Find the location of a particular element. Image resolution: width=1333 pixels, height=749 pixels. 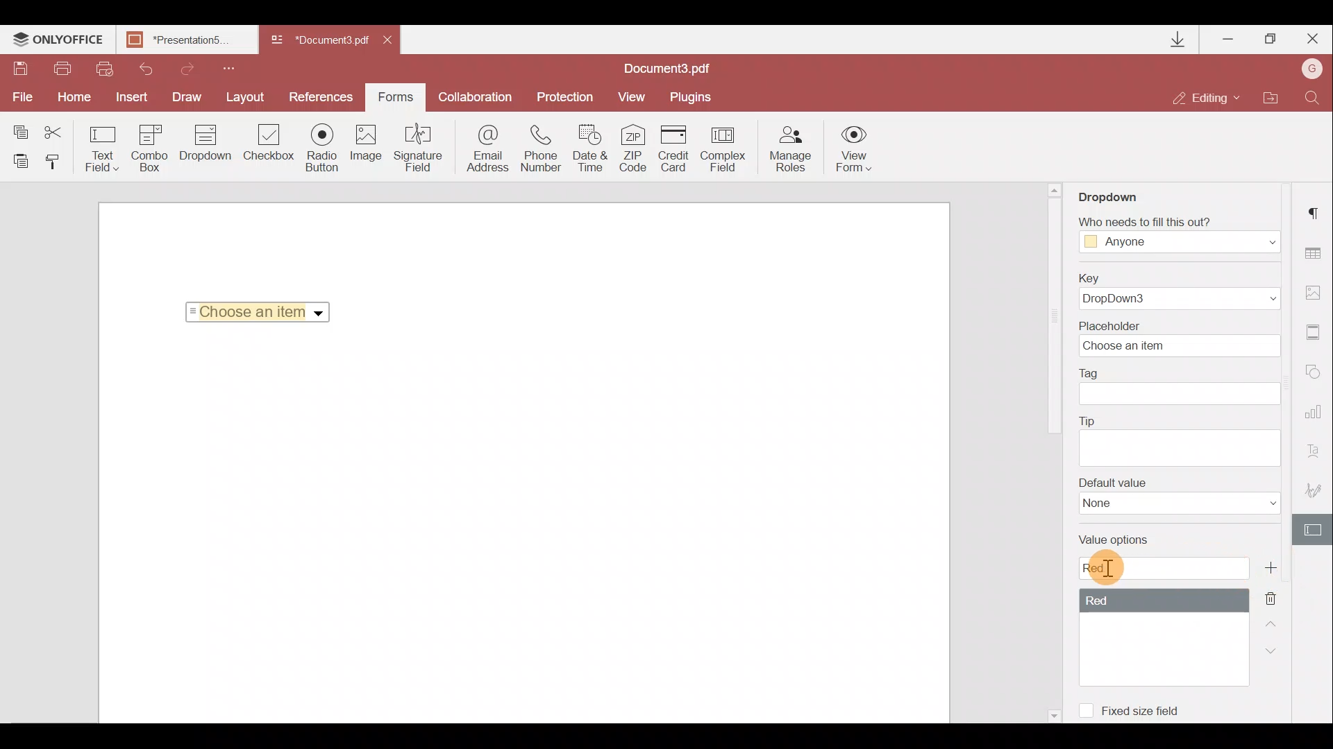

Minimize is located at coordinates (1226, 39).